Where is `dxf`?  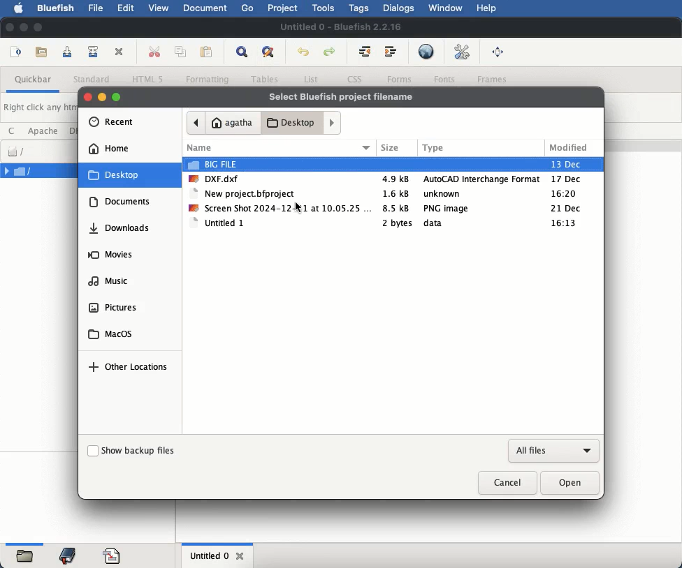
dxf is located at coordinates (216, 178).